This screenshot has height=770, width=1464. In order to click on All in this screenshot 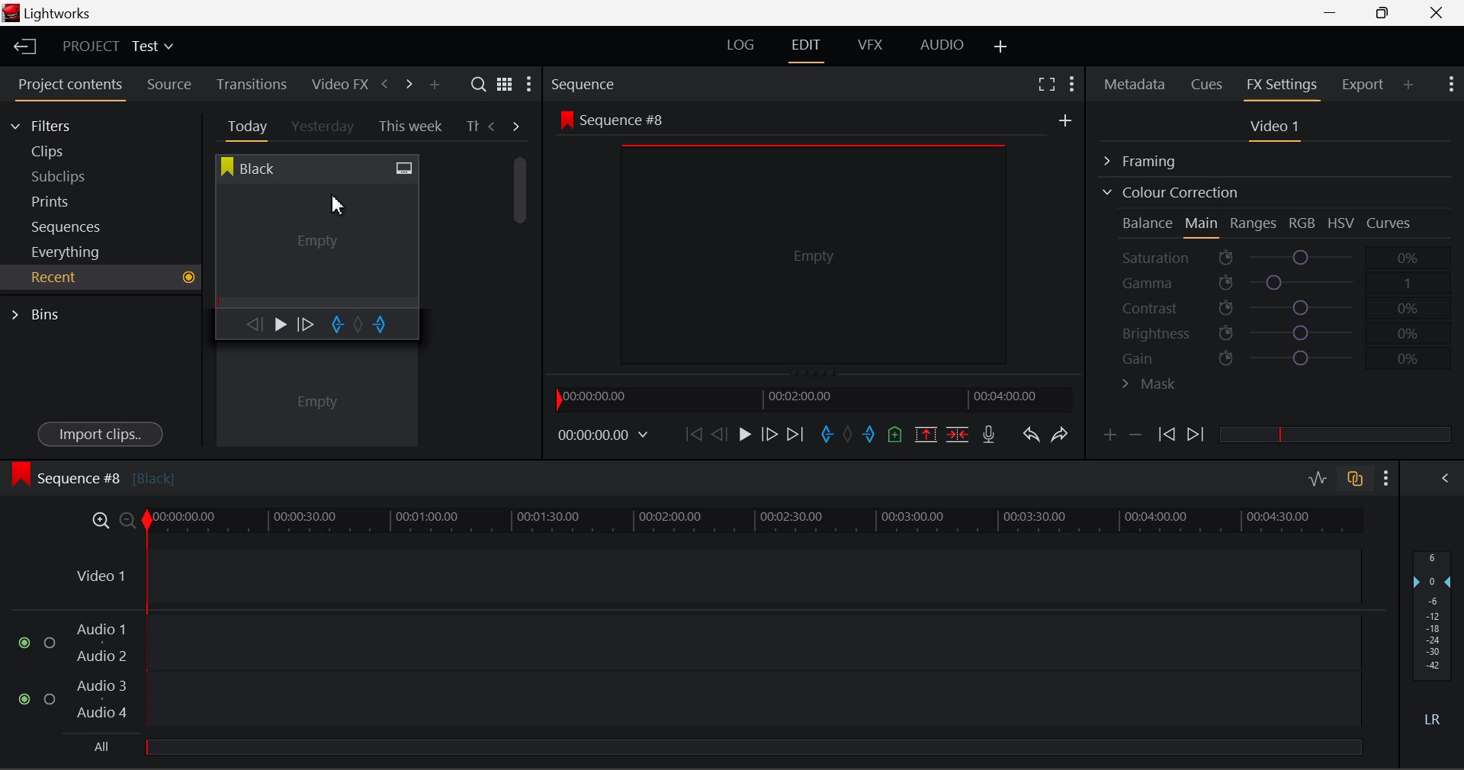, I will do `click(101, 746)`.